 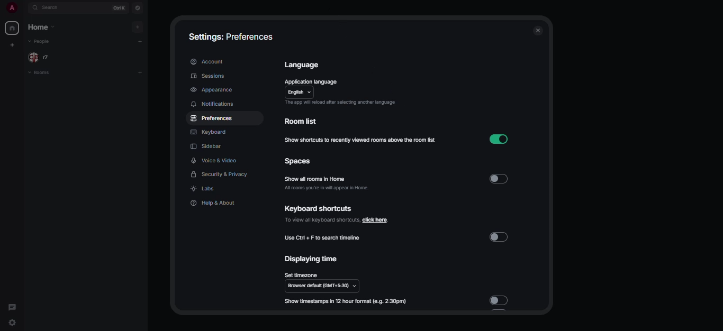 I want to click on ctrl K, so click(x=119, y=7).